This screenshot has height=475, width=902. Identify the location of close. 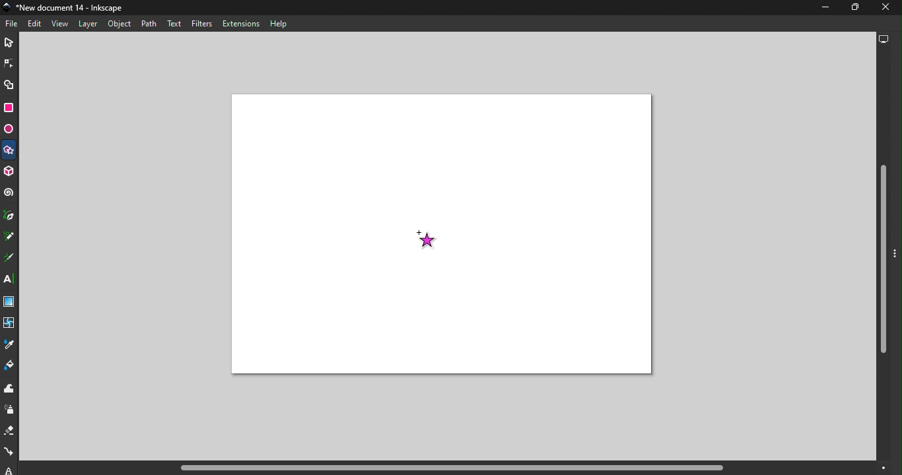
(882, 8).